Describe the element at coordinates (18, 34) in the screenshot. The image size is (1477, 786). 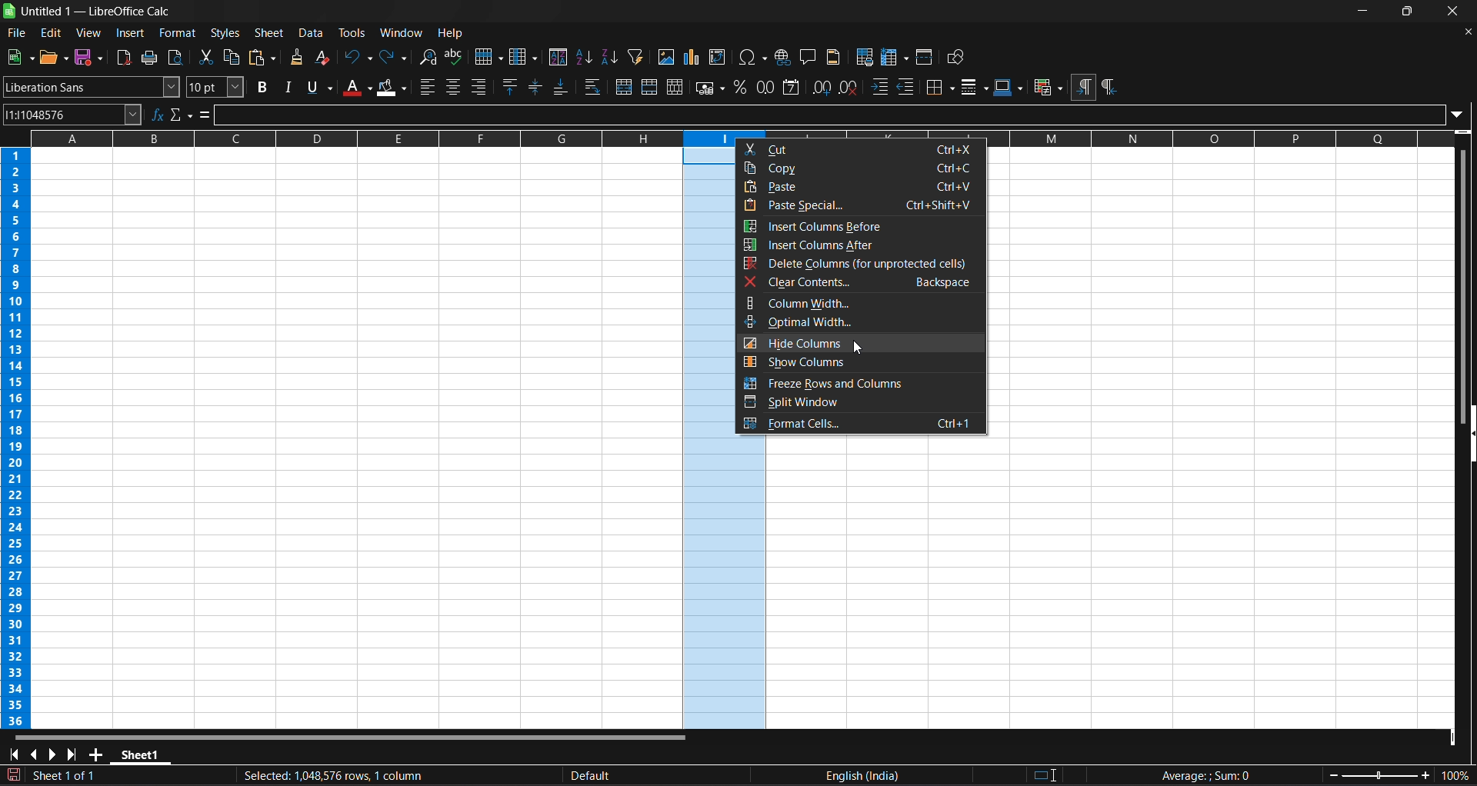
I see `file` at that location.